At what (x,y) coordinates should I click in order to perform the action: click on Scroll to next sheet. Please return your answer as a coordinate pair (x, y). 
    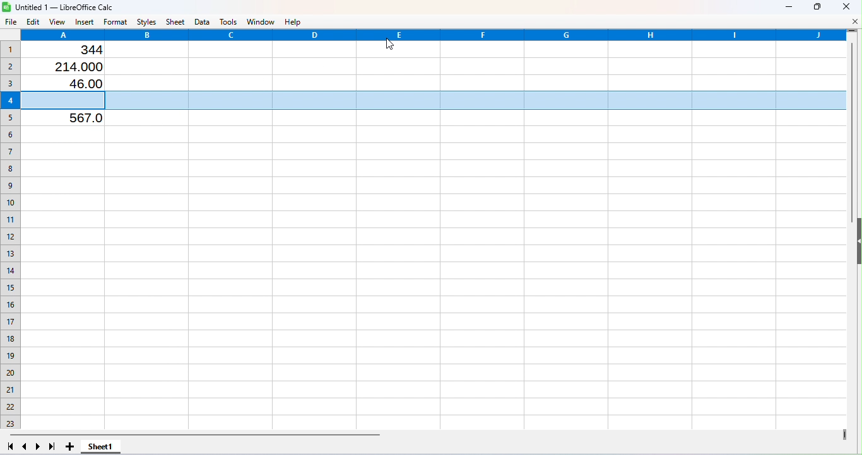
    Looking at the image, I should click on (38, 447).